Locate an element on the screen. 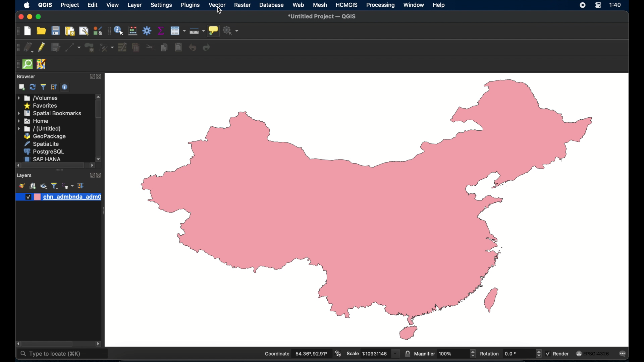 The width and height of the screenshot is (644, 362). browser is located at coordinates (26, 76).